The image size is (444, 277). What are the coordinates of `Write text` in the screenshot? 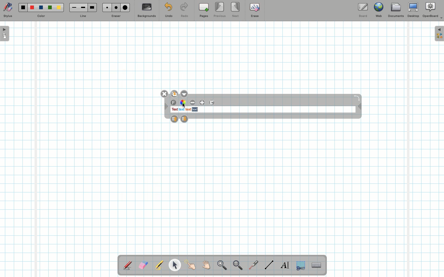 It's located at (286, 264).